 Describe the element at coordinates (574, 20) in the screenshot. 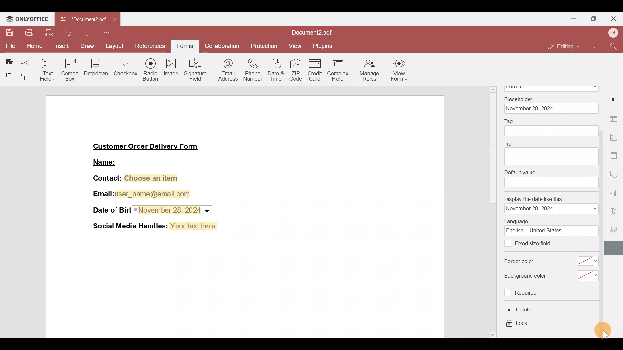

I see `Minimise` at that location.